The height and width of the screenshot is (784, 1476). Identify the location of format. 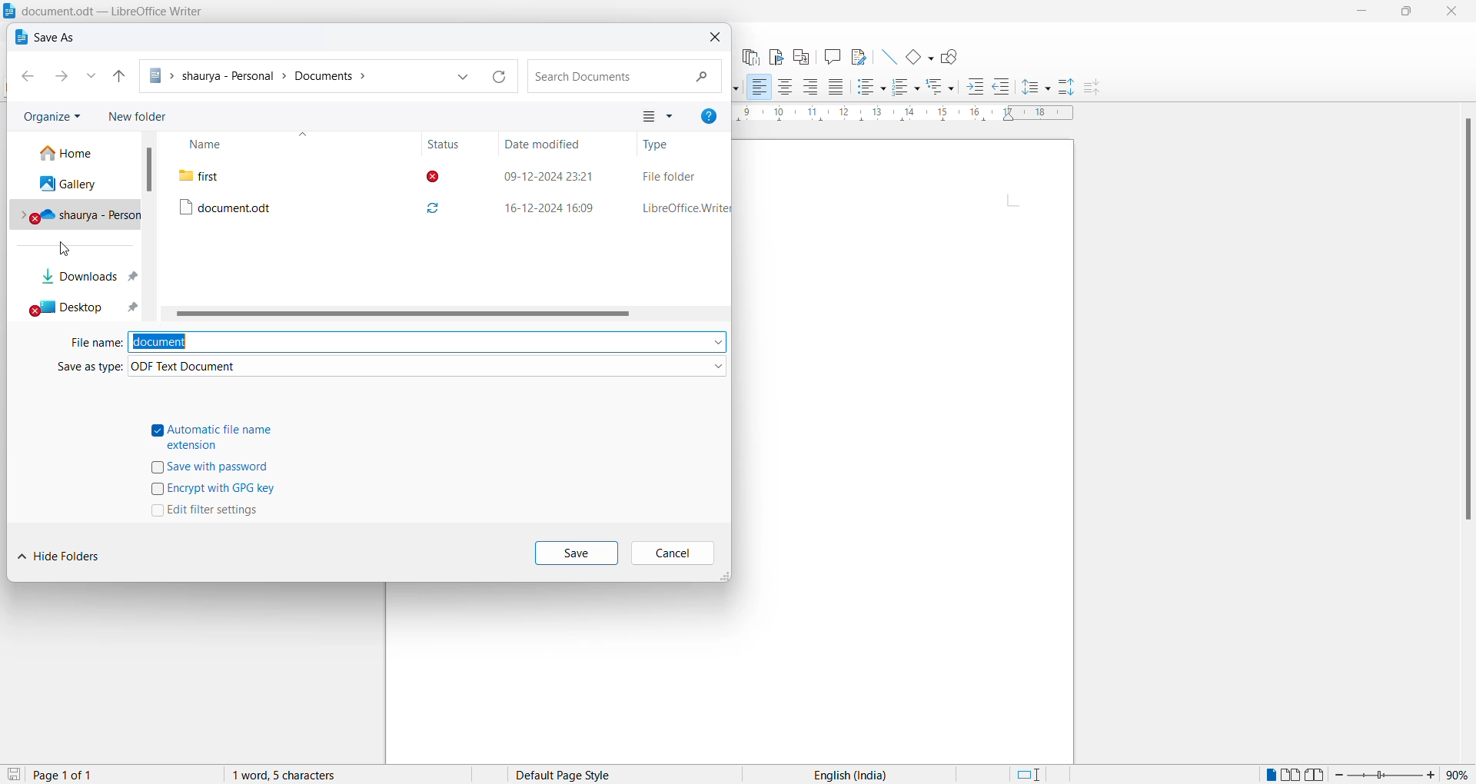
(427, 368).